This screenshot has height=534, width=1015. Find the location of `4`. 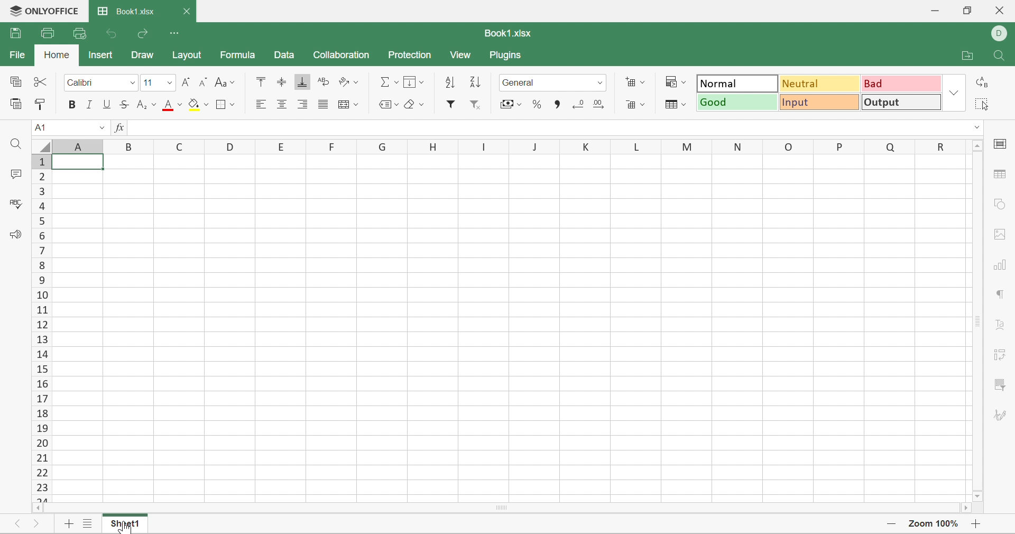

4 is located at coordinates (42, 206).